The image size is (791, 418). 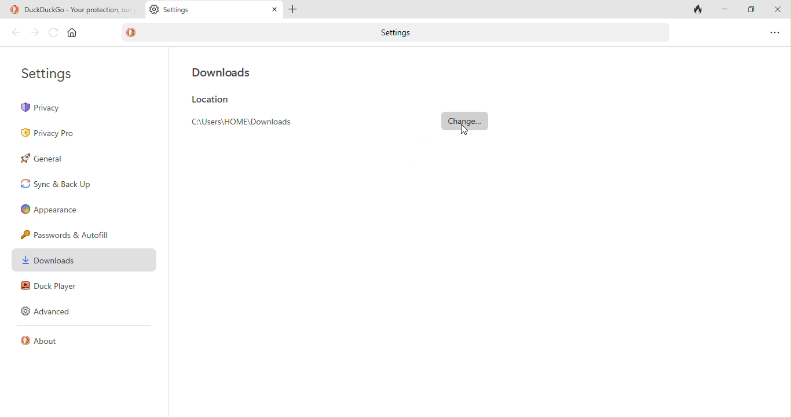 I want to click on DuckDUckGo logo, so click(x=134, y=32).